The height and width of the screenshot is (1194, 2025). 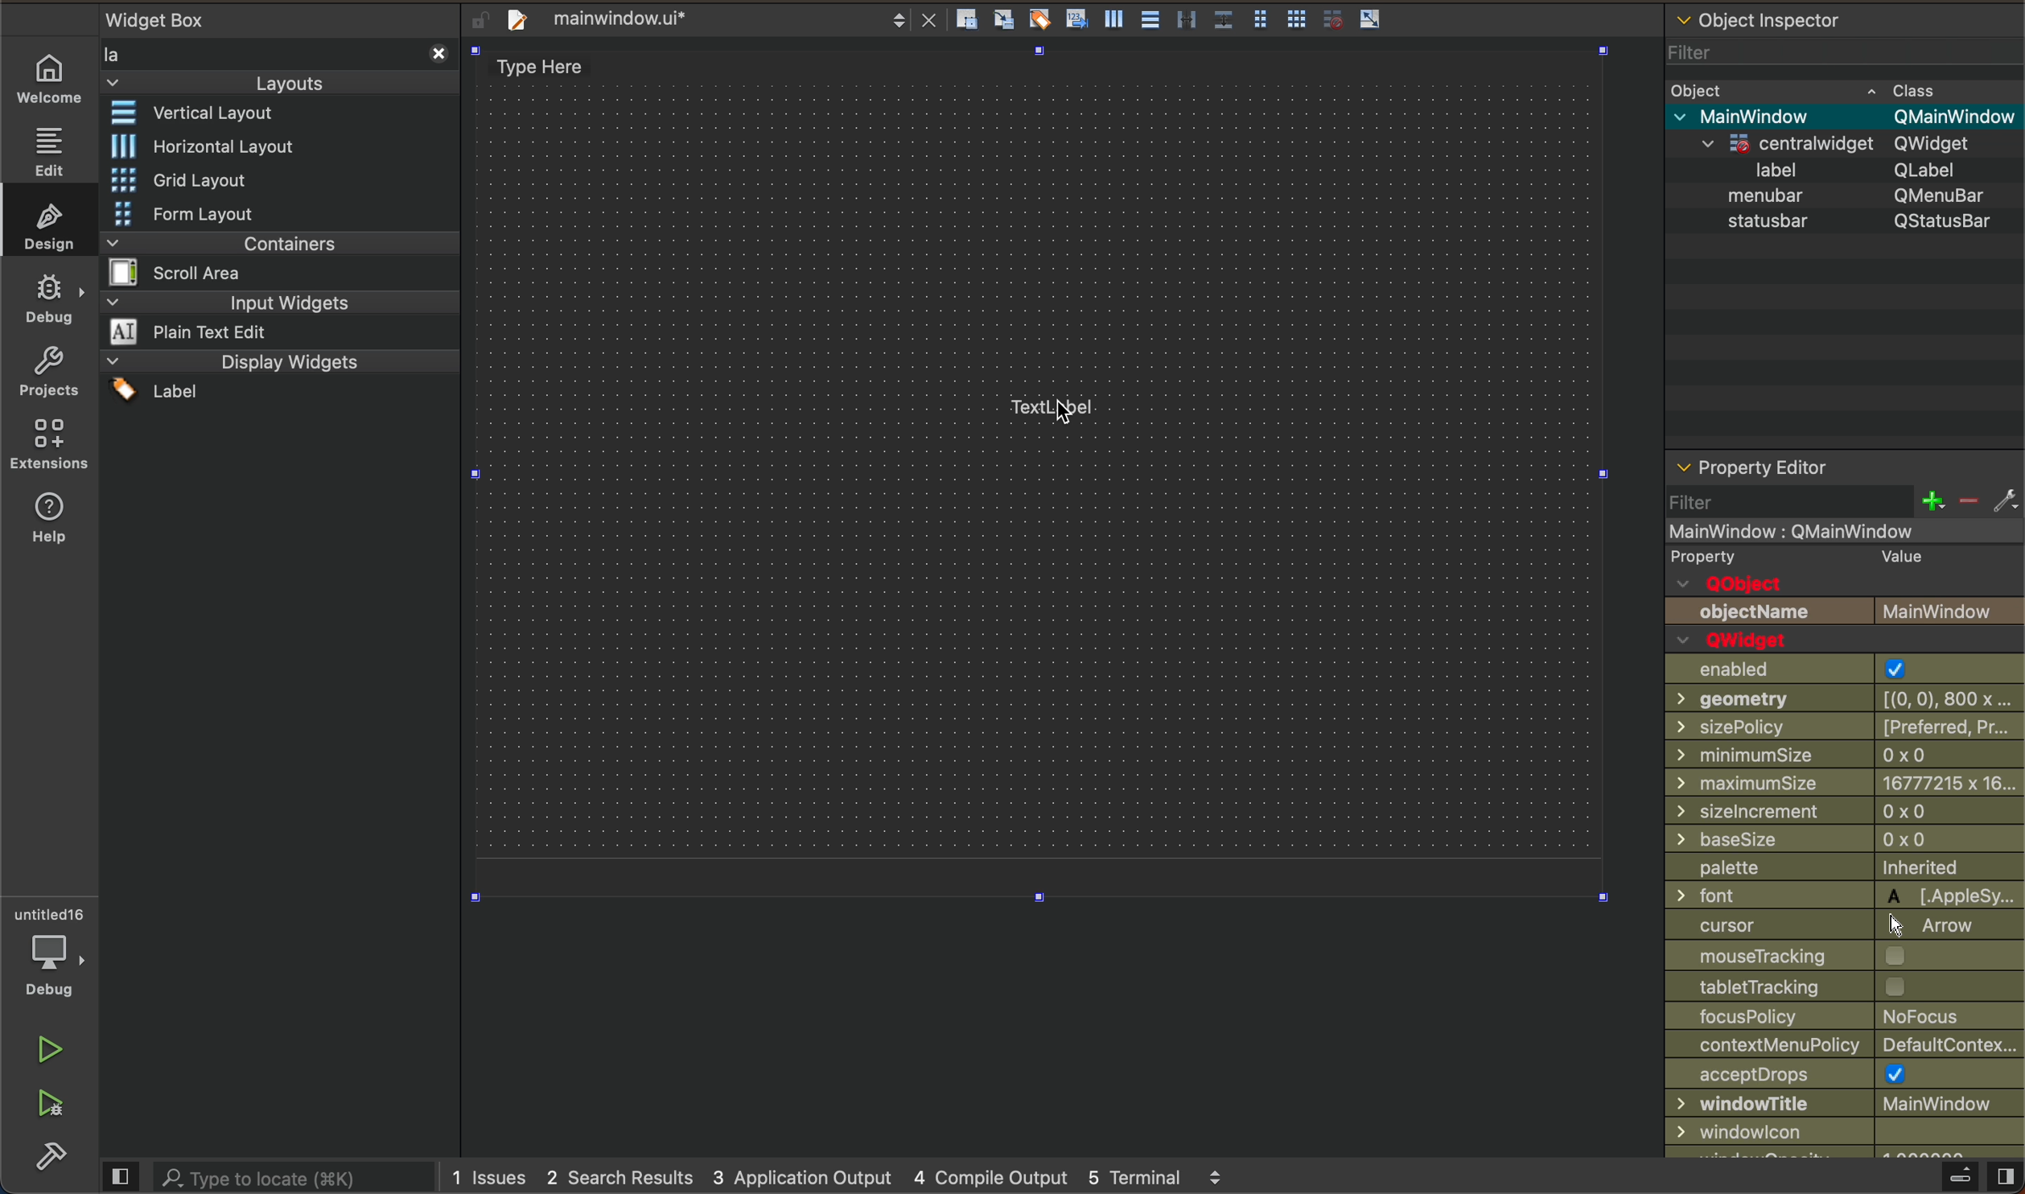 What do you see at coordinates (275, 376) in the screenshot?
I see `display widget` at bounding box center [275, 376].